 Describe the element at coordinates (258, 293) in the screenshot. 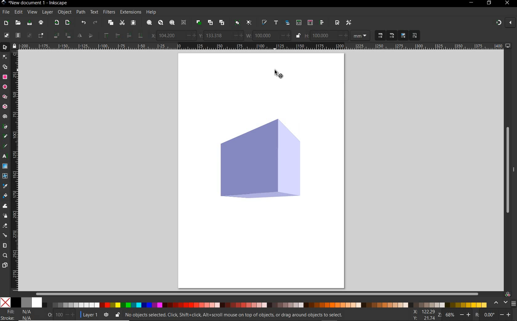

I see `scrollbar` at that location.